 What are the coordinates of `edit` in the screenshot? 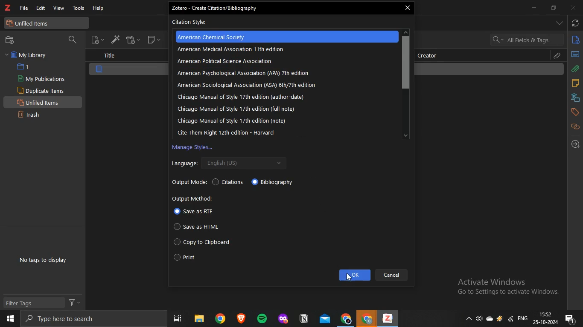 It's located at (41, 9).